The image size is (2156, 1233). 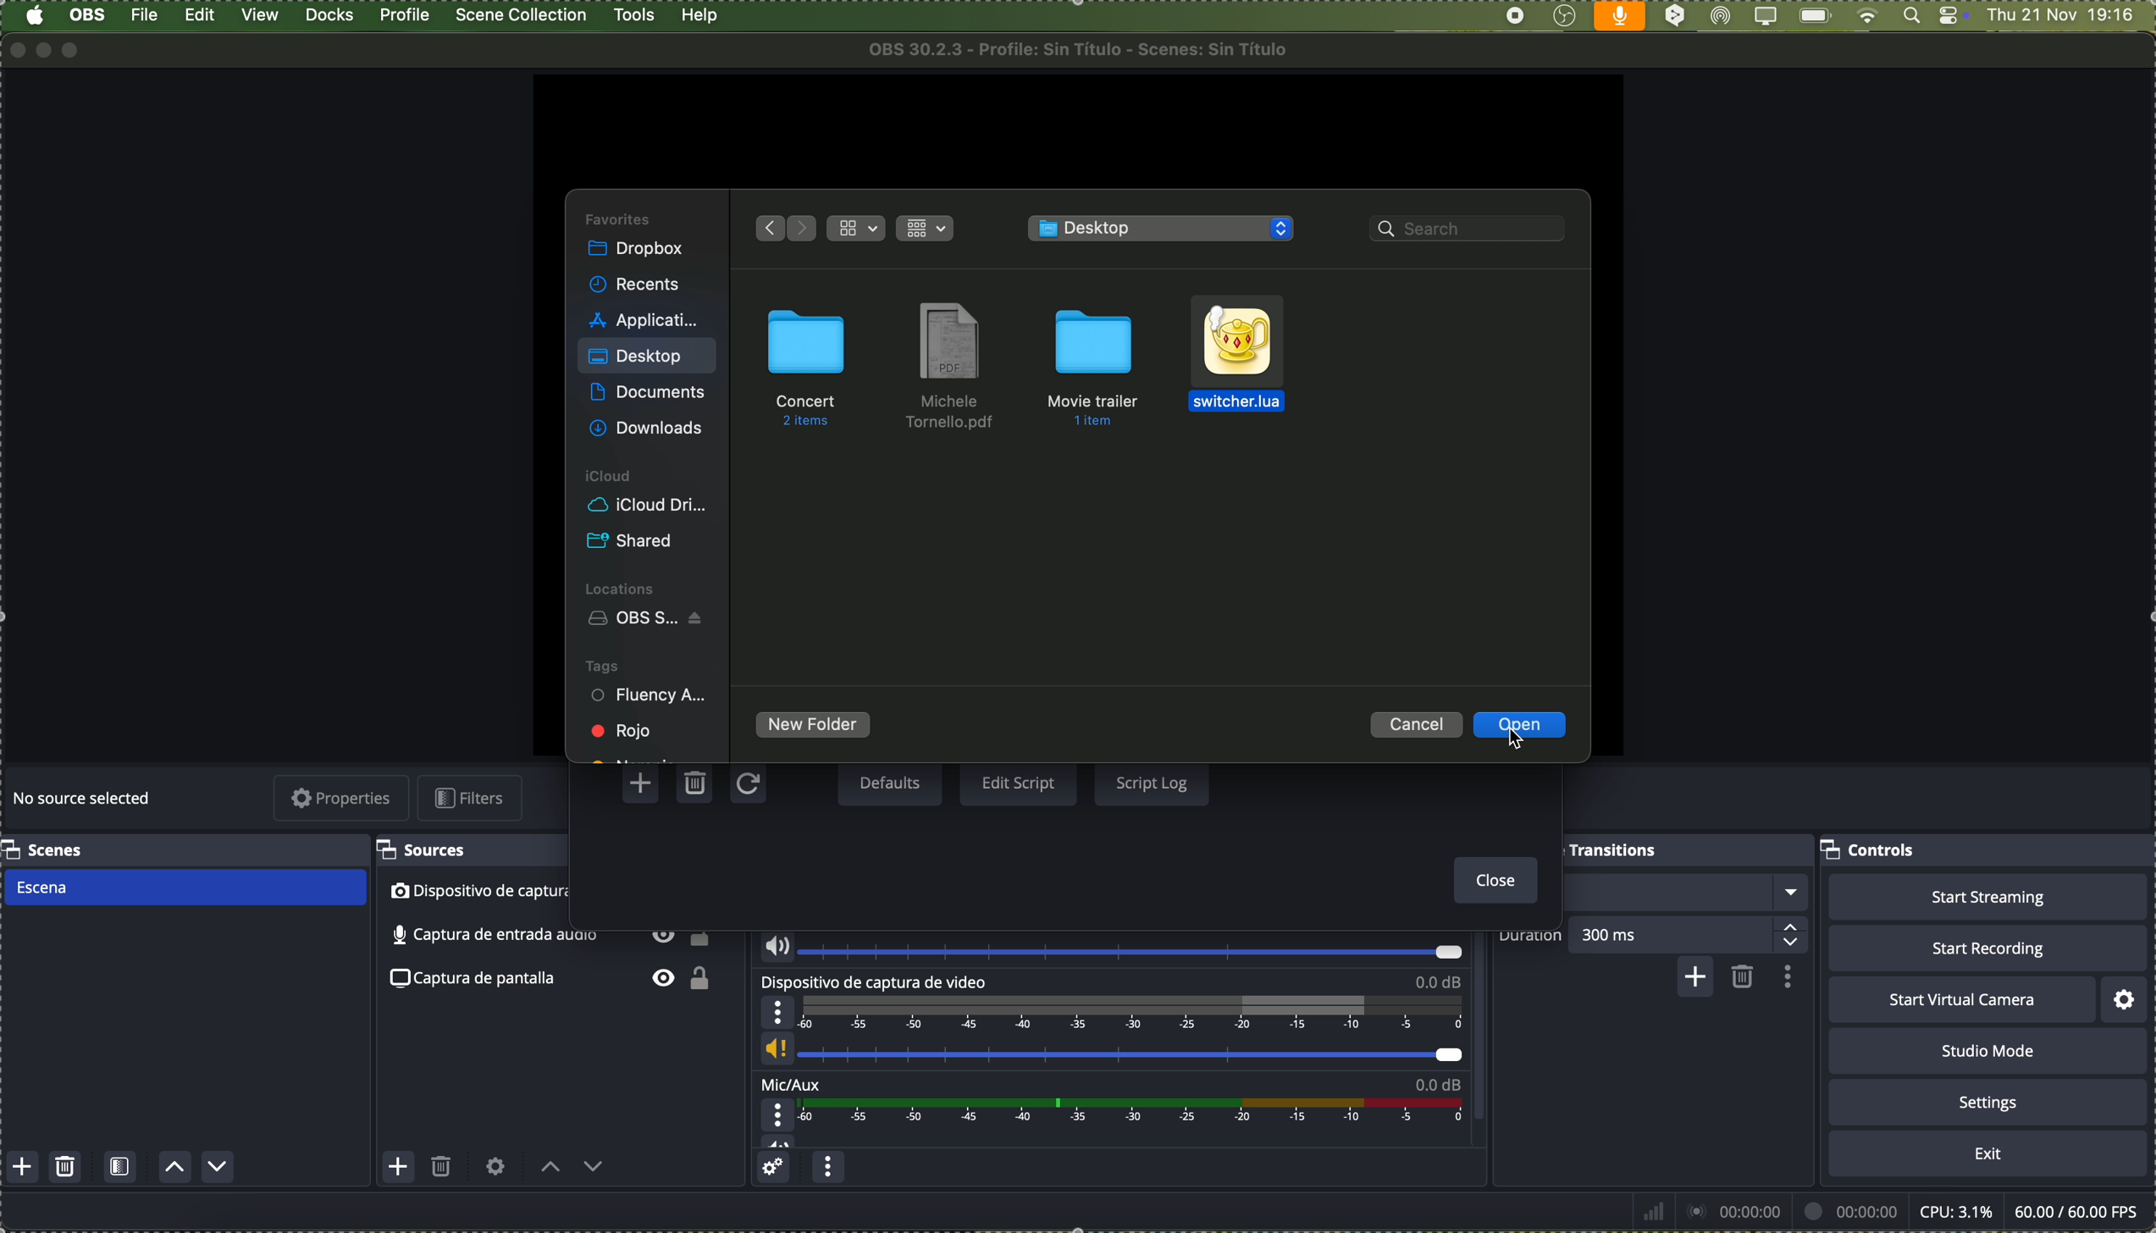 I want to click on edit, so click(x=200, y=17).